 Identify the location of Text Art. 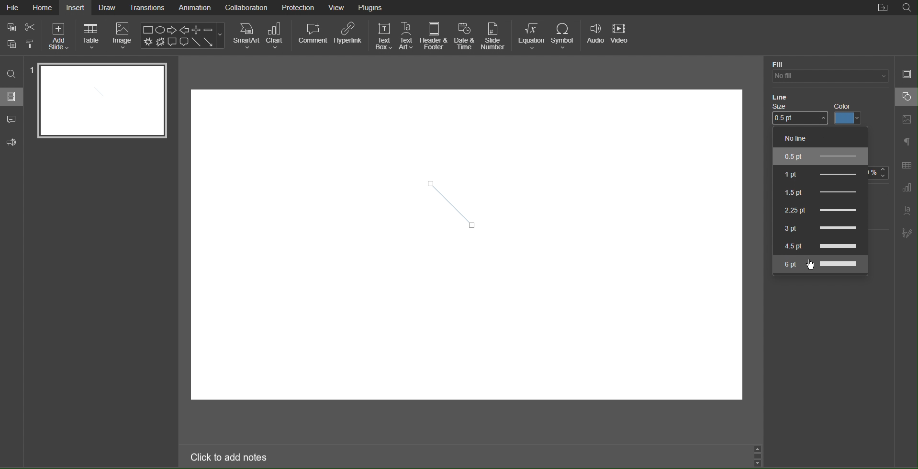
(407, 36).